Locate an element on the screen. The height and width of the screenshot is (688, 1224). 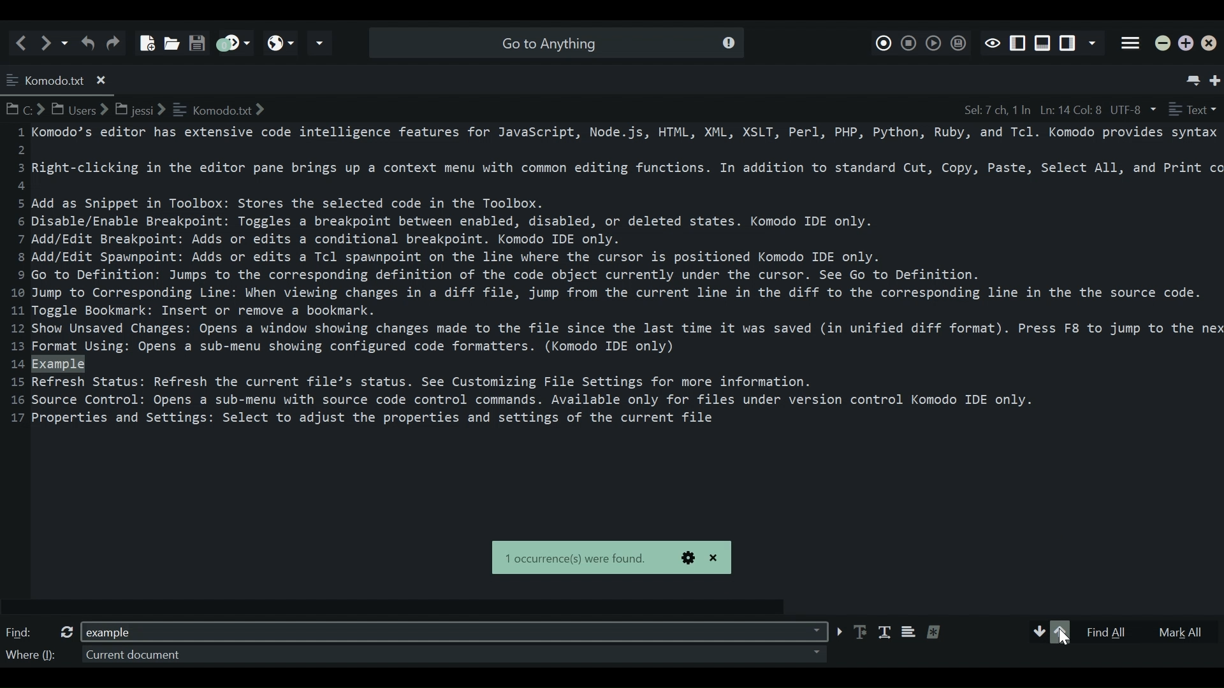
View in browser is located at coordinates (280, 43).